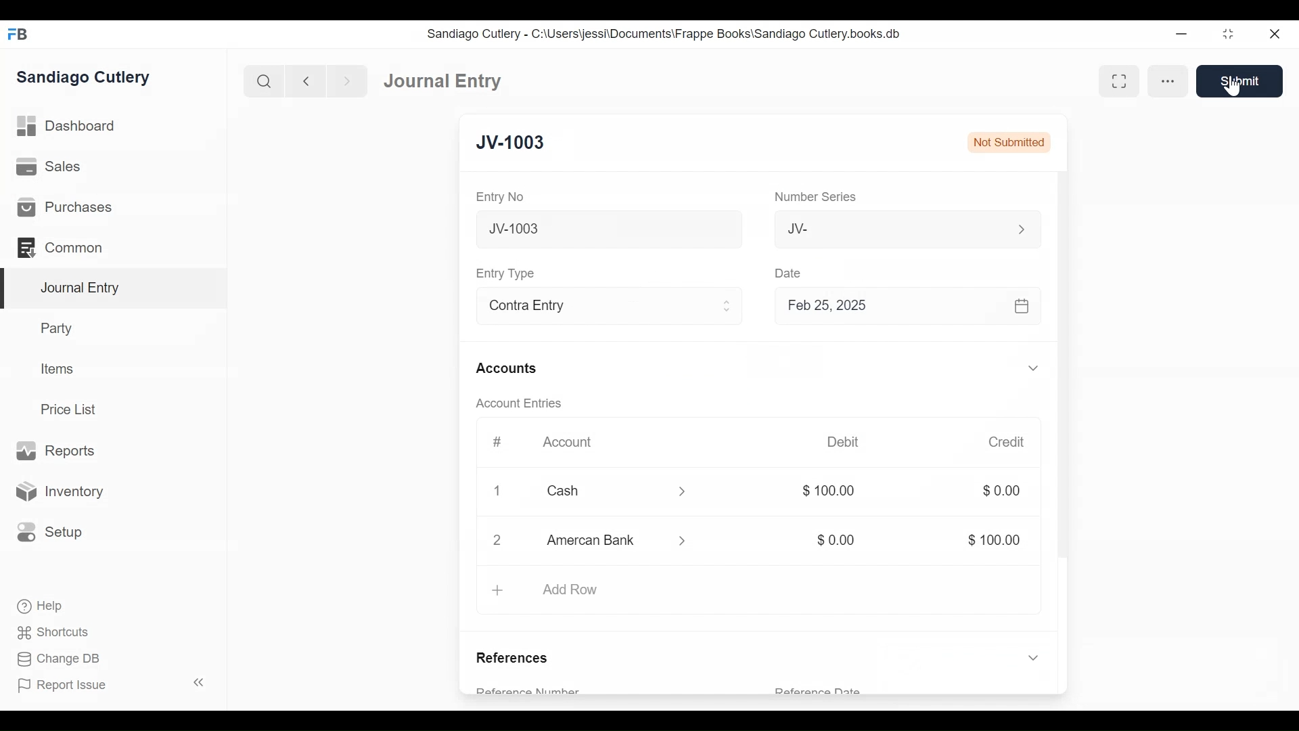 The width and height of the screenshot is (1299, 731). Describe the element at coordinates (54, 450) in the screenshot. I see `Reports` at that location.